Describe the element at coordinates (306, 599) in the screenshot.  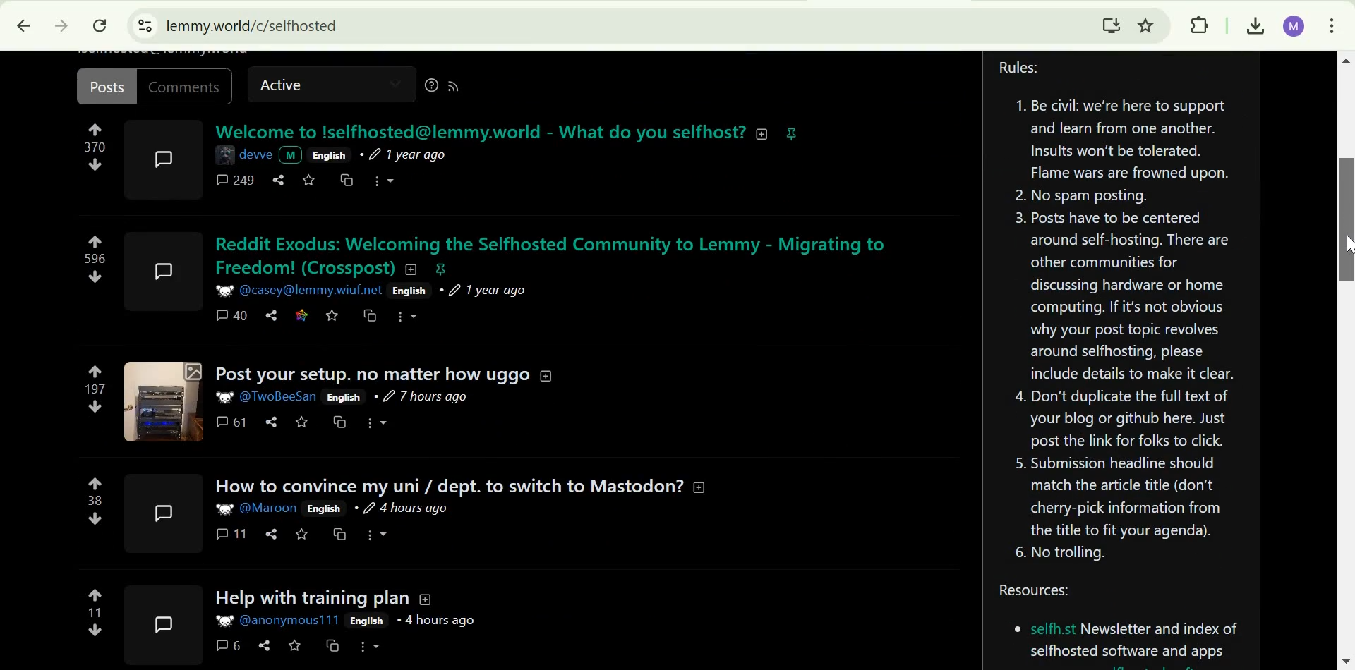
I see `Help with training plan` at that location.